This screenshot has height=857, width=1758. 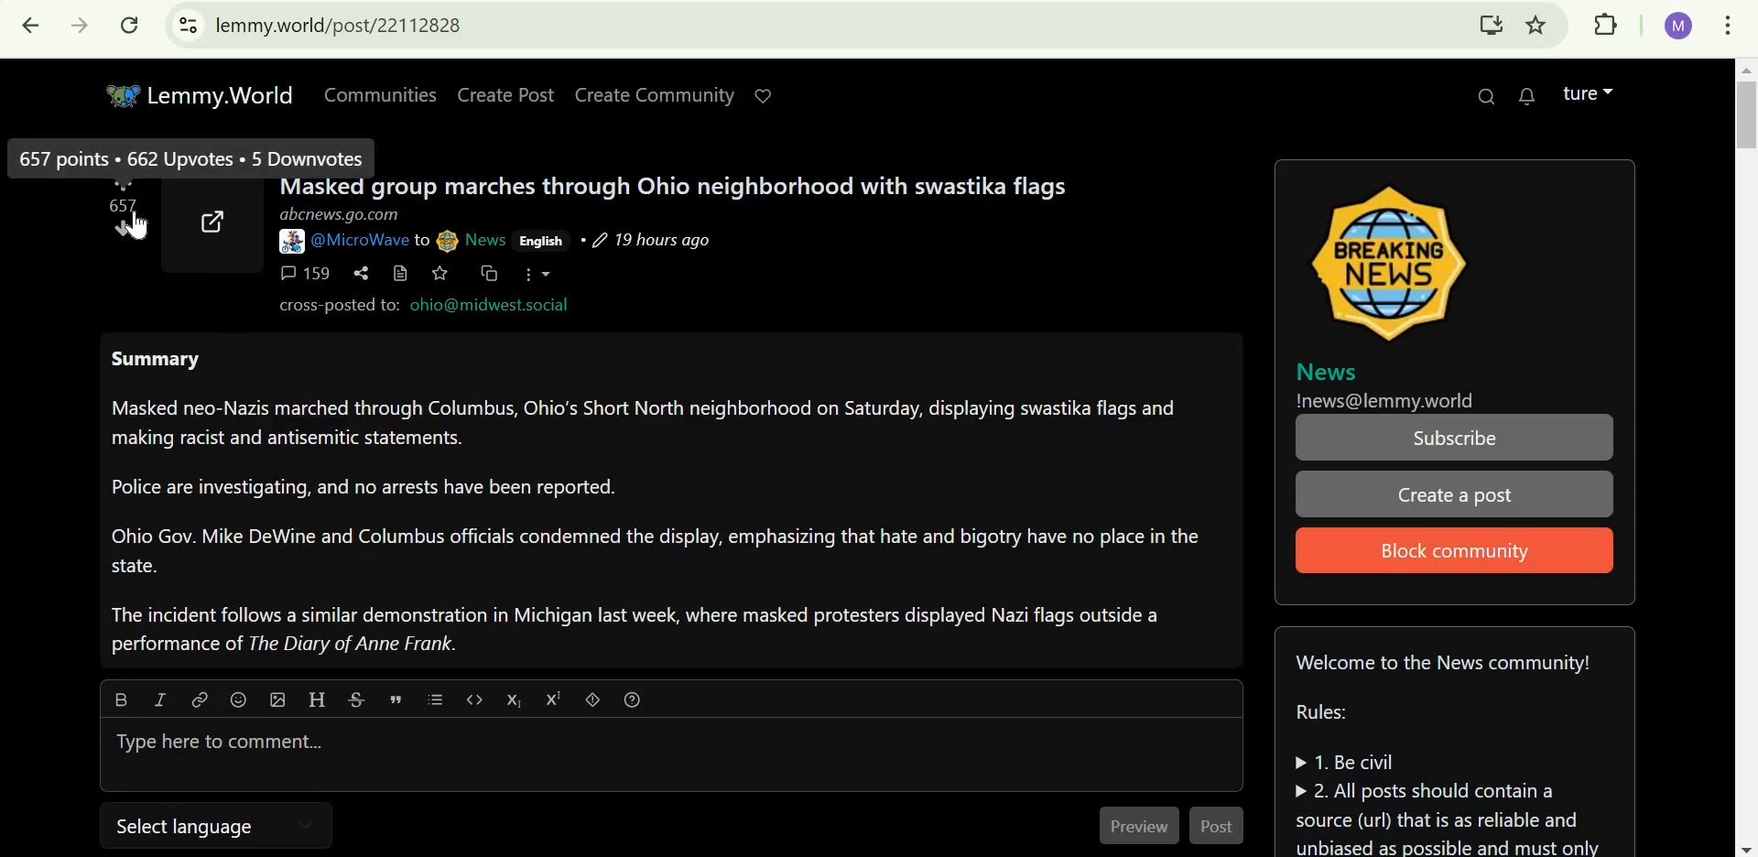 I want to click on scrollbar, so click(x=1741, y=458).